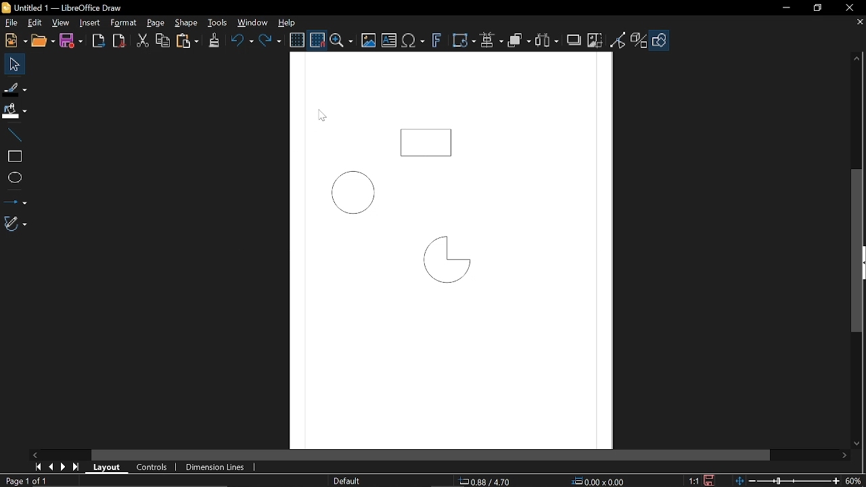 This screenshot has height=487, width=866. Describe the element at coordinates (6, 7) in the screenshot. I see `Libreoffice Logo` at that location.